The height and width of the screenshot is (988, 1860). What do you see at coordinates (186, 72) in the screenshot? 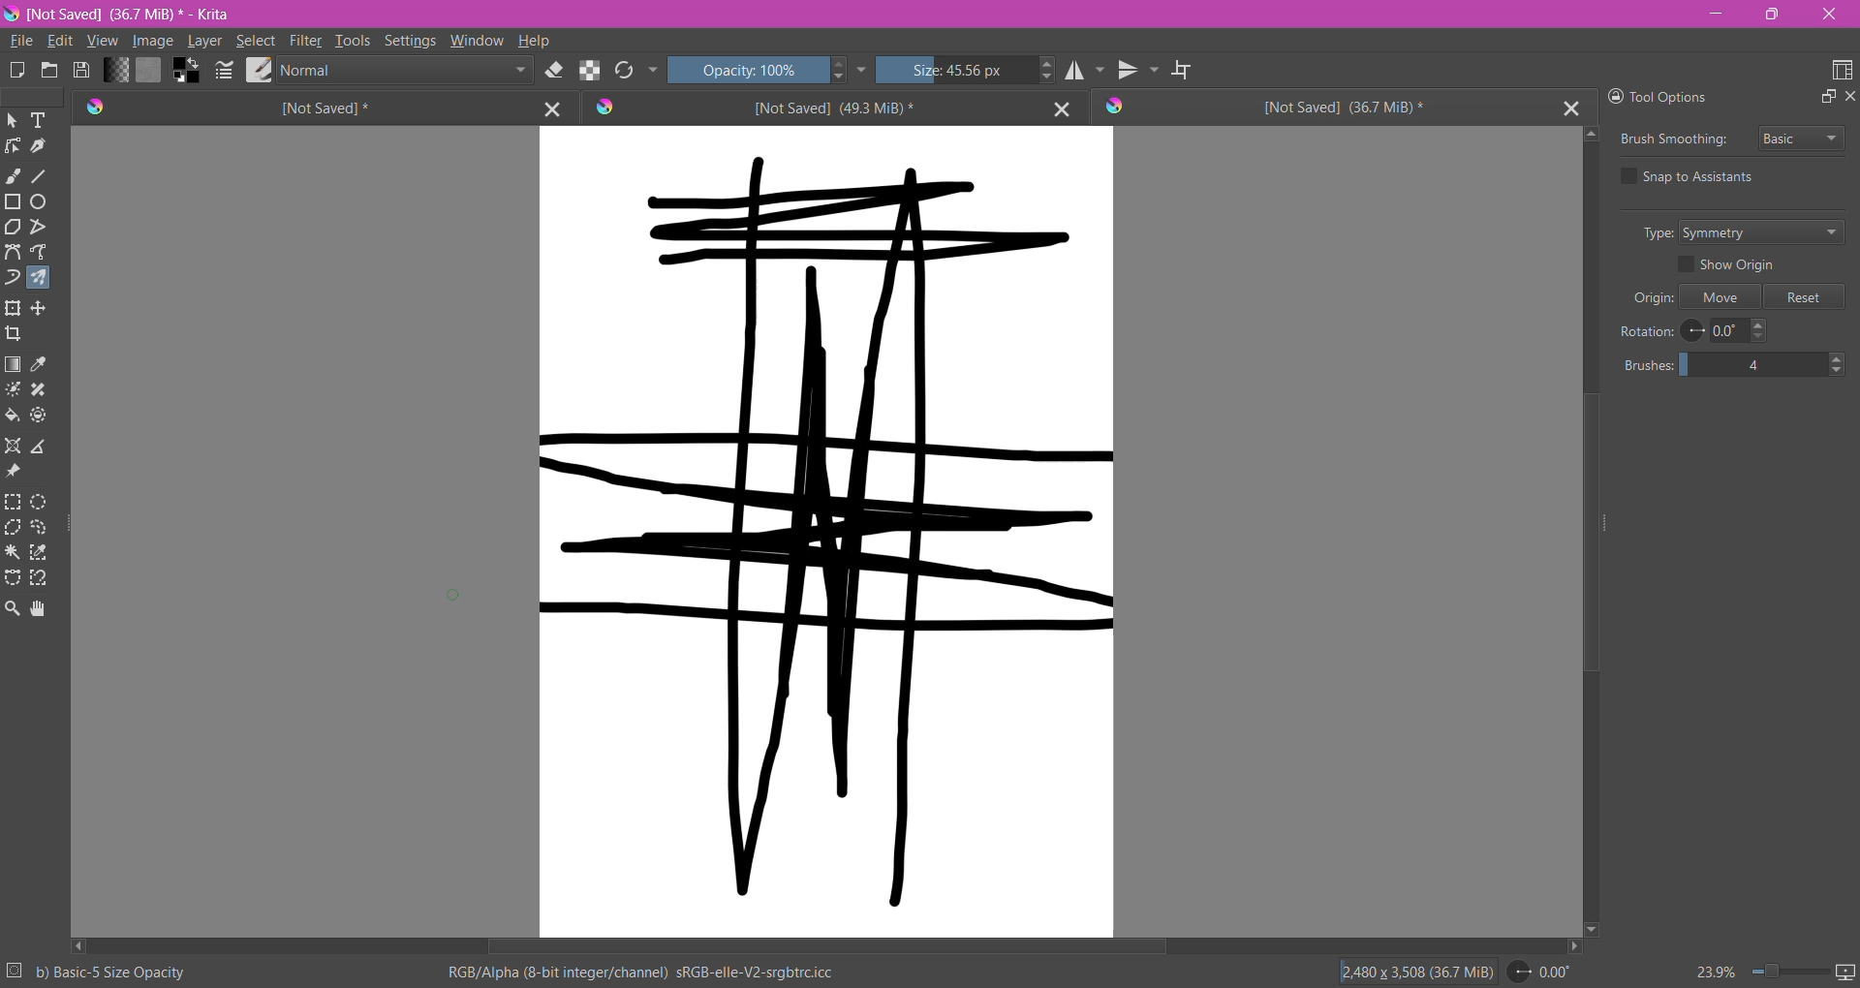
I see `Background Color Selector` at bounding box center [186, 72].